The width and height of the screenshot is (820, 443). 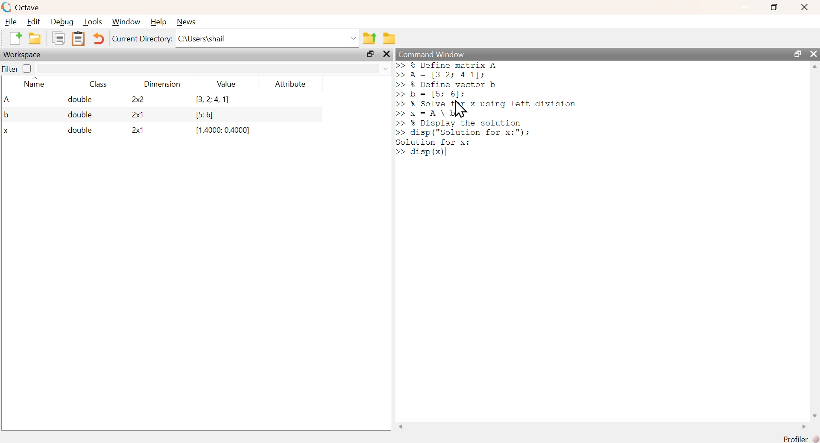 I want to click on attribute, so click(x=289, y=84).